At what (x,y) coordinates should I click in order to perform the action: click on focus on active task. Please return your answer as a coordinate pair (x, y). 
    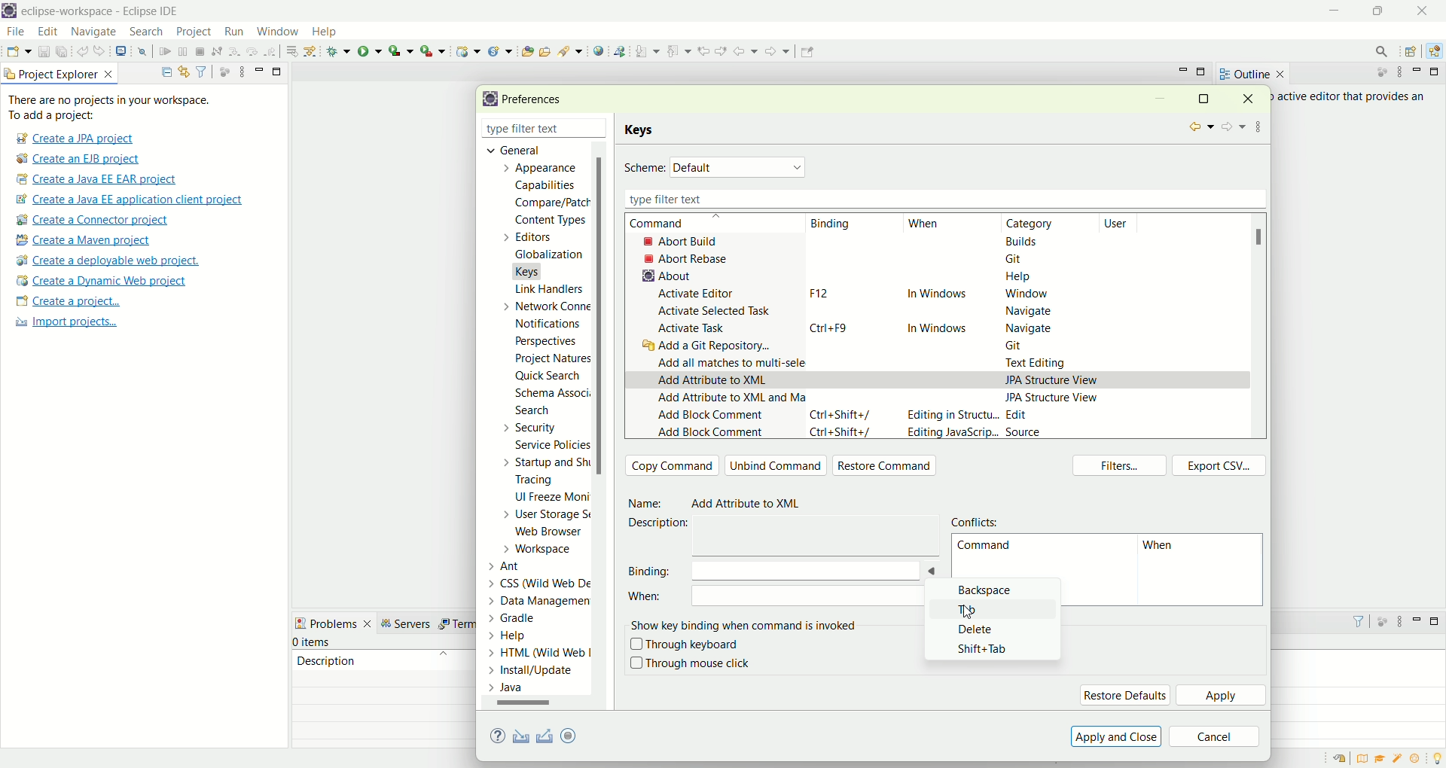
    Looking at the image, I should click on (223, 71).